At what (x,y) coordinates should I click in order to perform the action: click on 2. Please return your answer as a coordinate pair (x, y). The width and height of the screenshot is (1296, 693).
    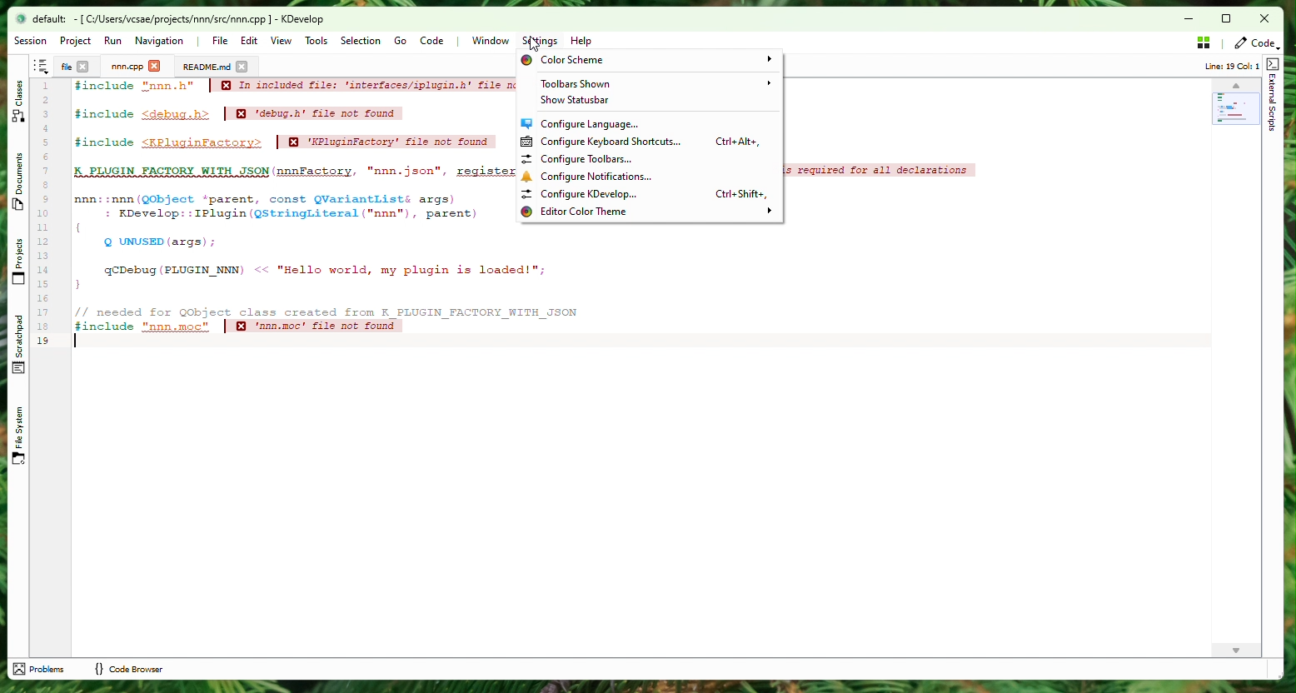
    Looking at the image, I should click on (45, 100).